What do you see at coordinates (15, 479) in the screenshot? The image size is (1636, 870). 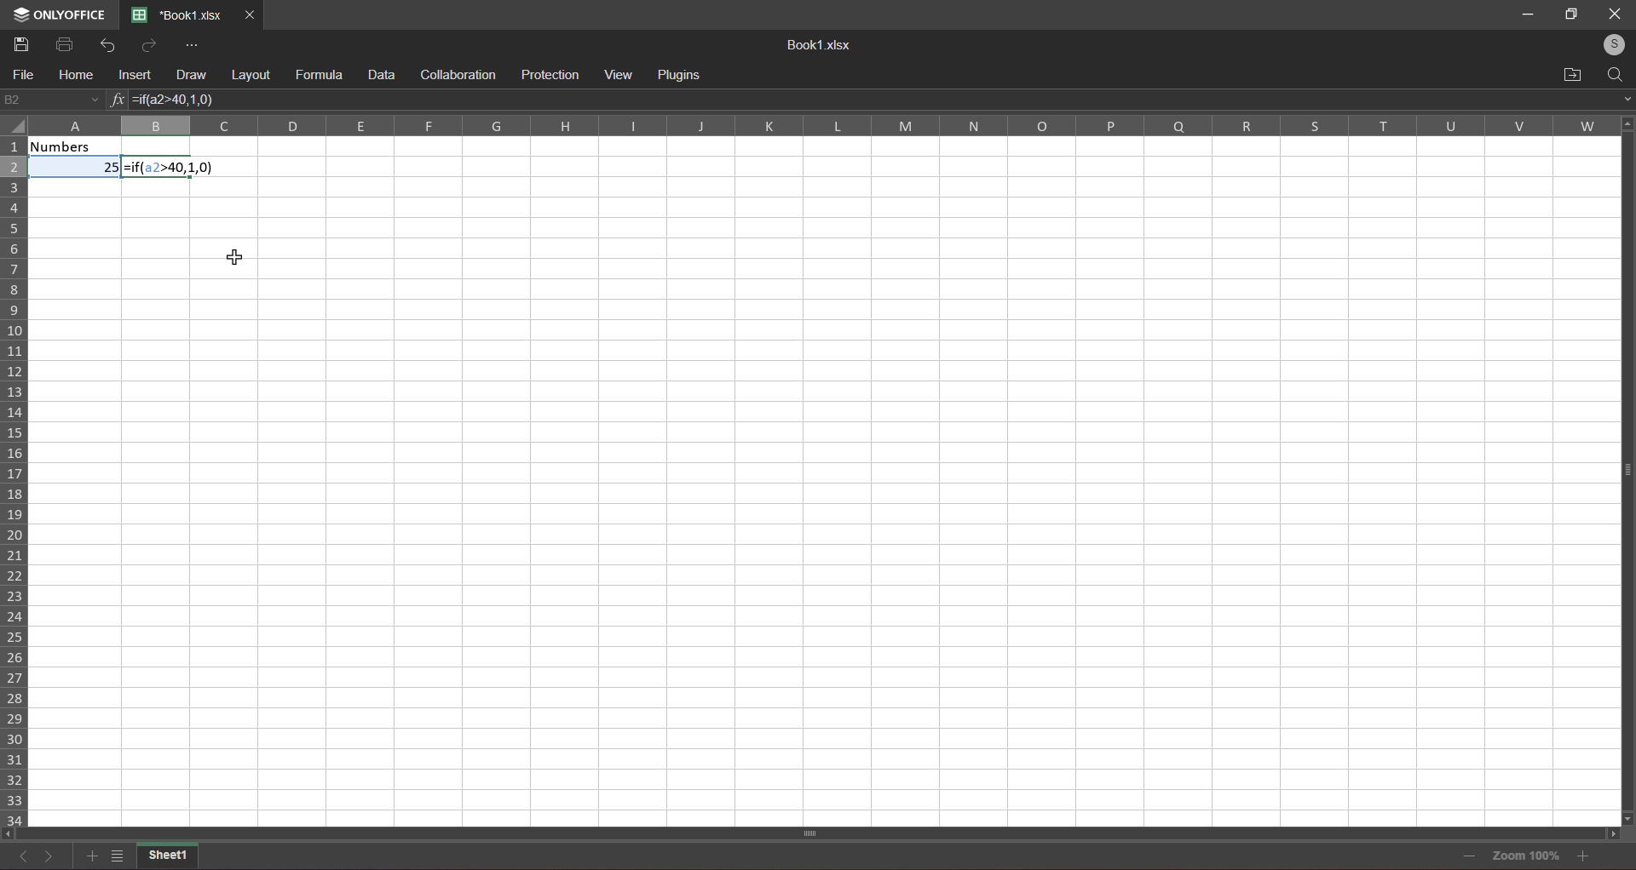 I see `row labels` at bounding box center [15, 479].